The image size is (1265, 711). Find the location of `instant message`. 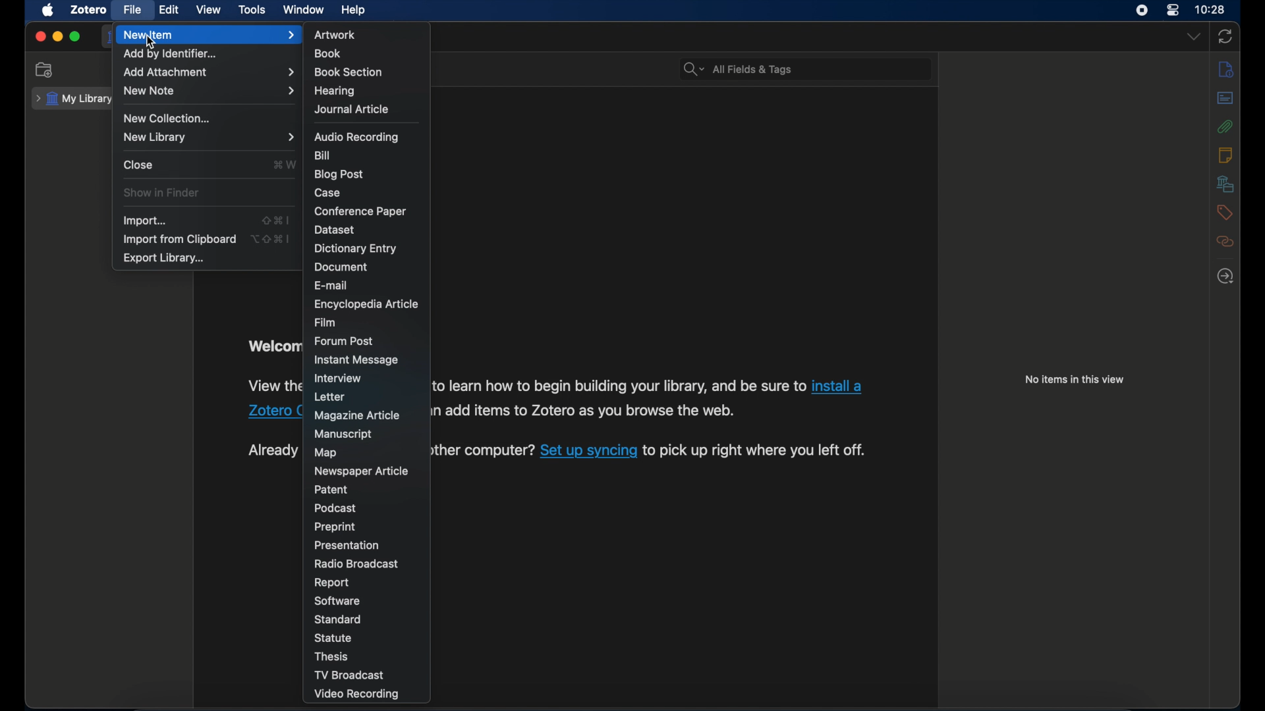

instant message is located at coordinates (357, 361).